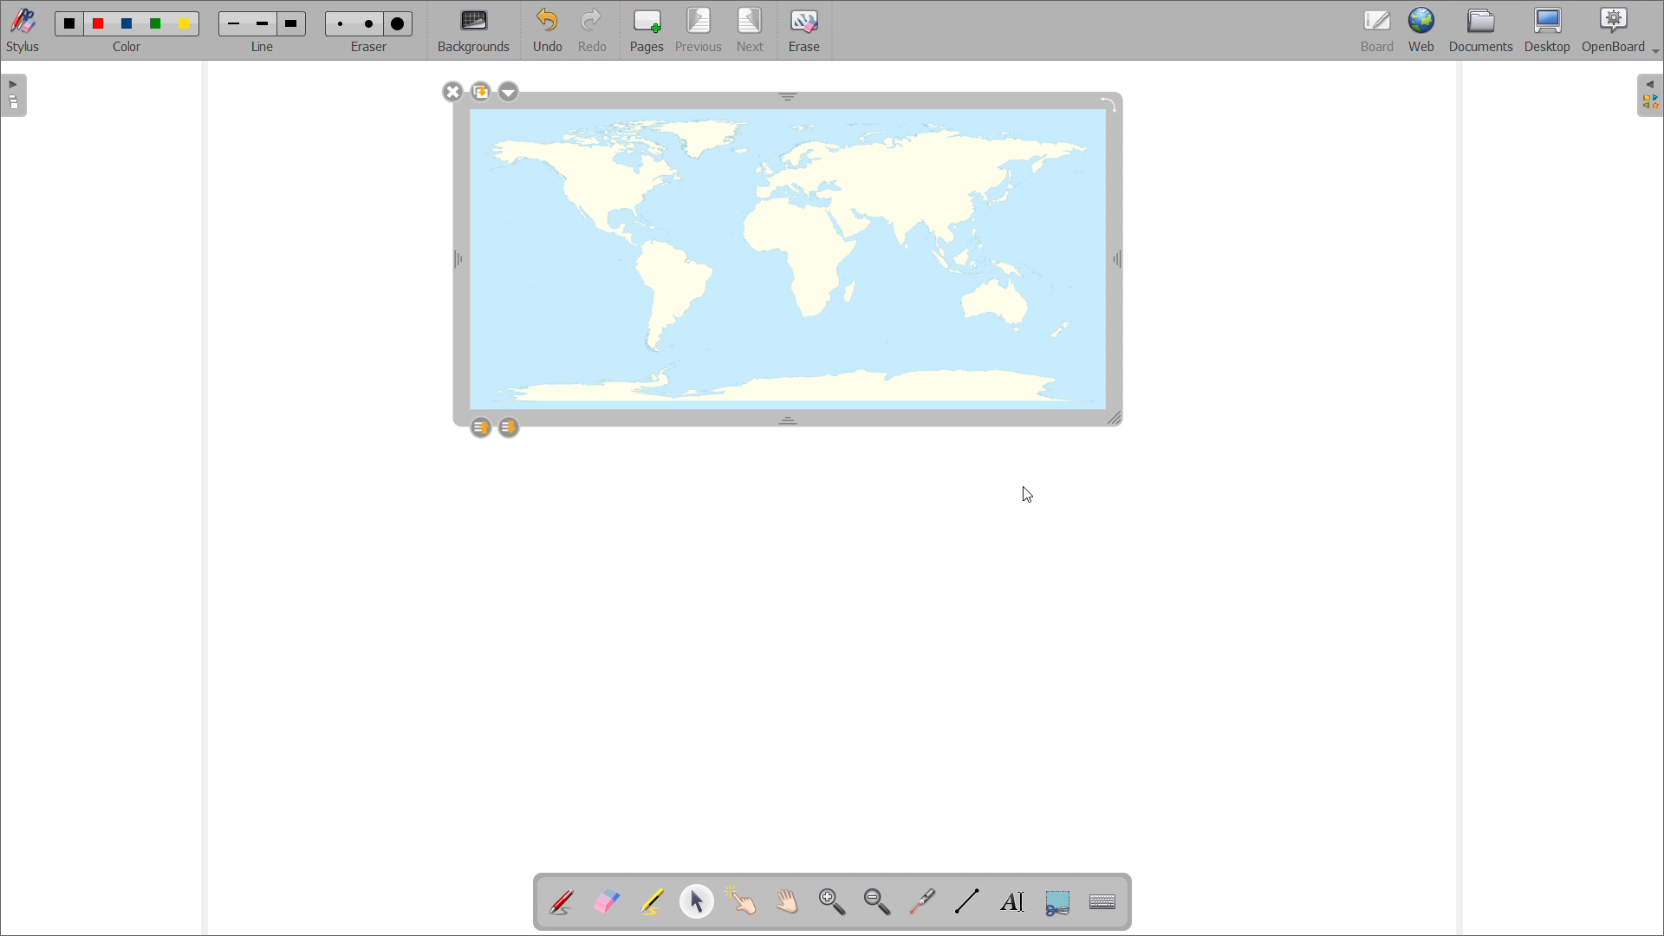  What do you see at coordinates (742, 901) in the screenshot?
I see `interact with items` at bounding box center [742, 901].